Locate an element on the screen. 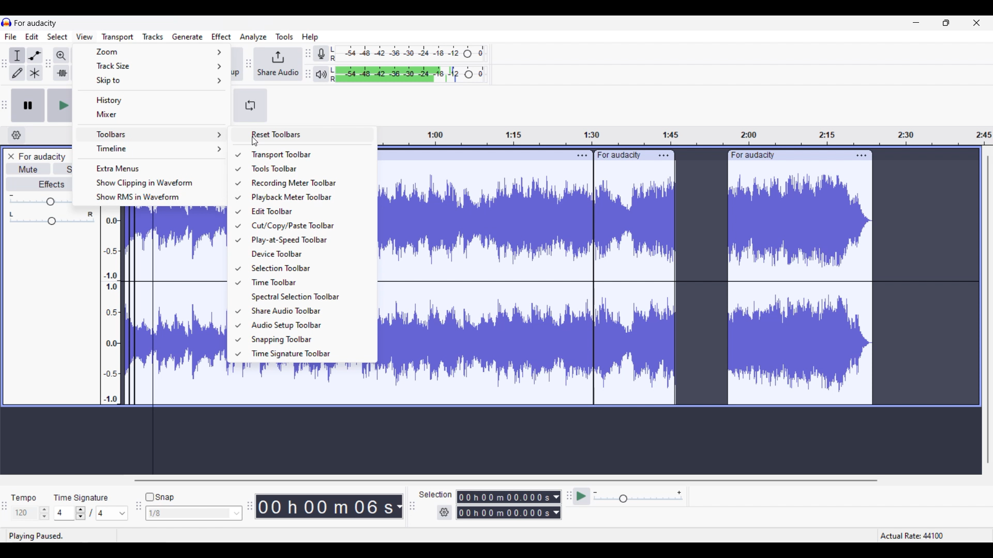 This screenshot has width=993, height=558. Device toolbar is located at coordinates (308, 254).